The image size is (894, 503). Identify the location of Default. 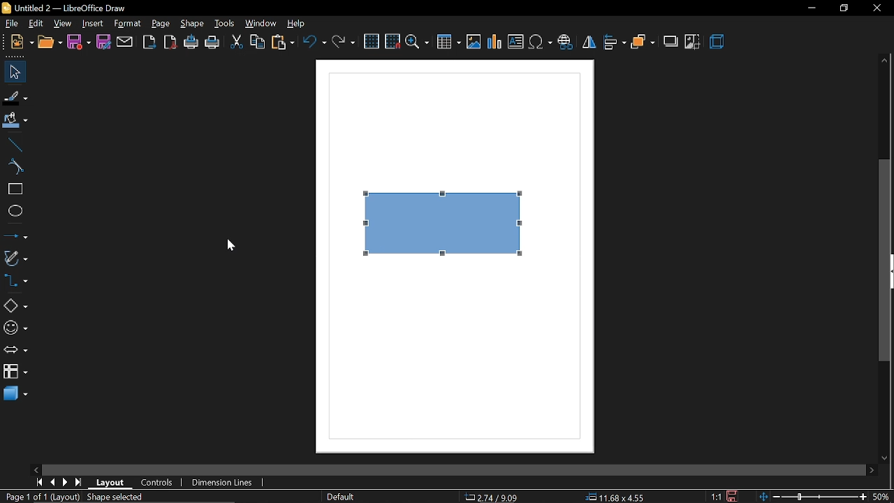
(339, 497).